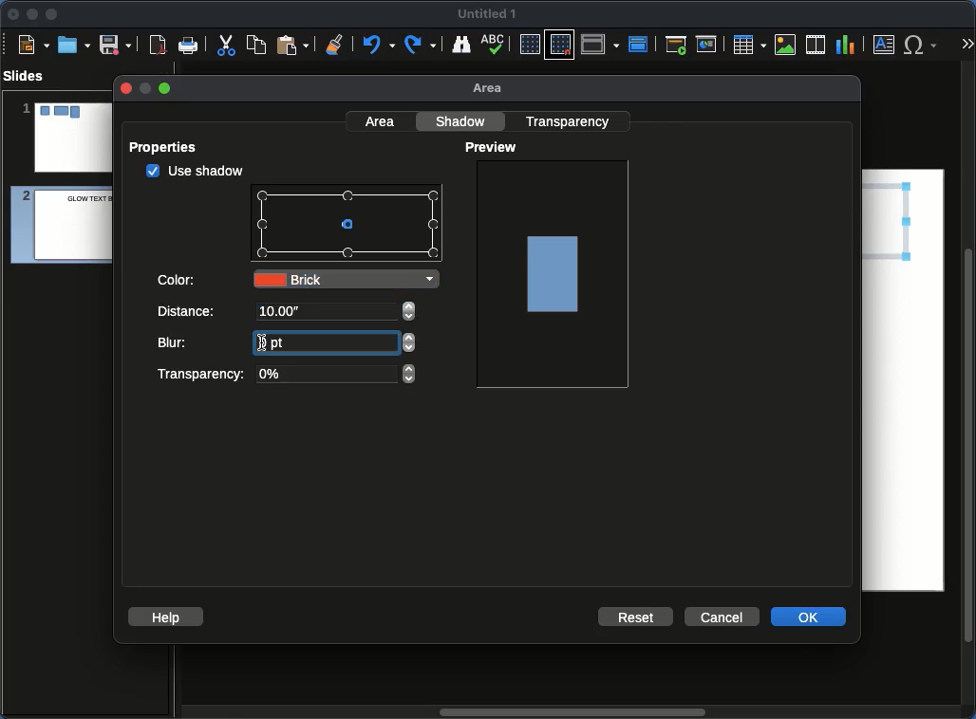 The height and width of the screenshot is (719, 976). What do you see at coordinates (810, 616) in the screenshot?
I see `OK` at bounding box center [810, 616].